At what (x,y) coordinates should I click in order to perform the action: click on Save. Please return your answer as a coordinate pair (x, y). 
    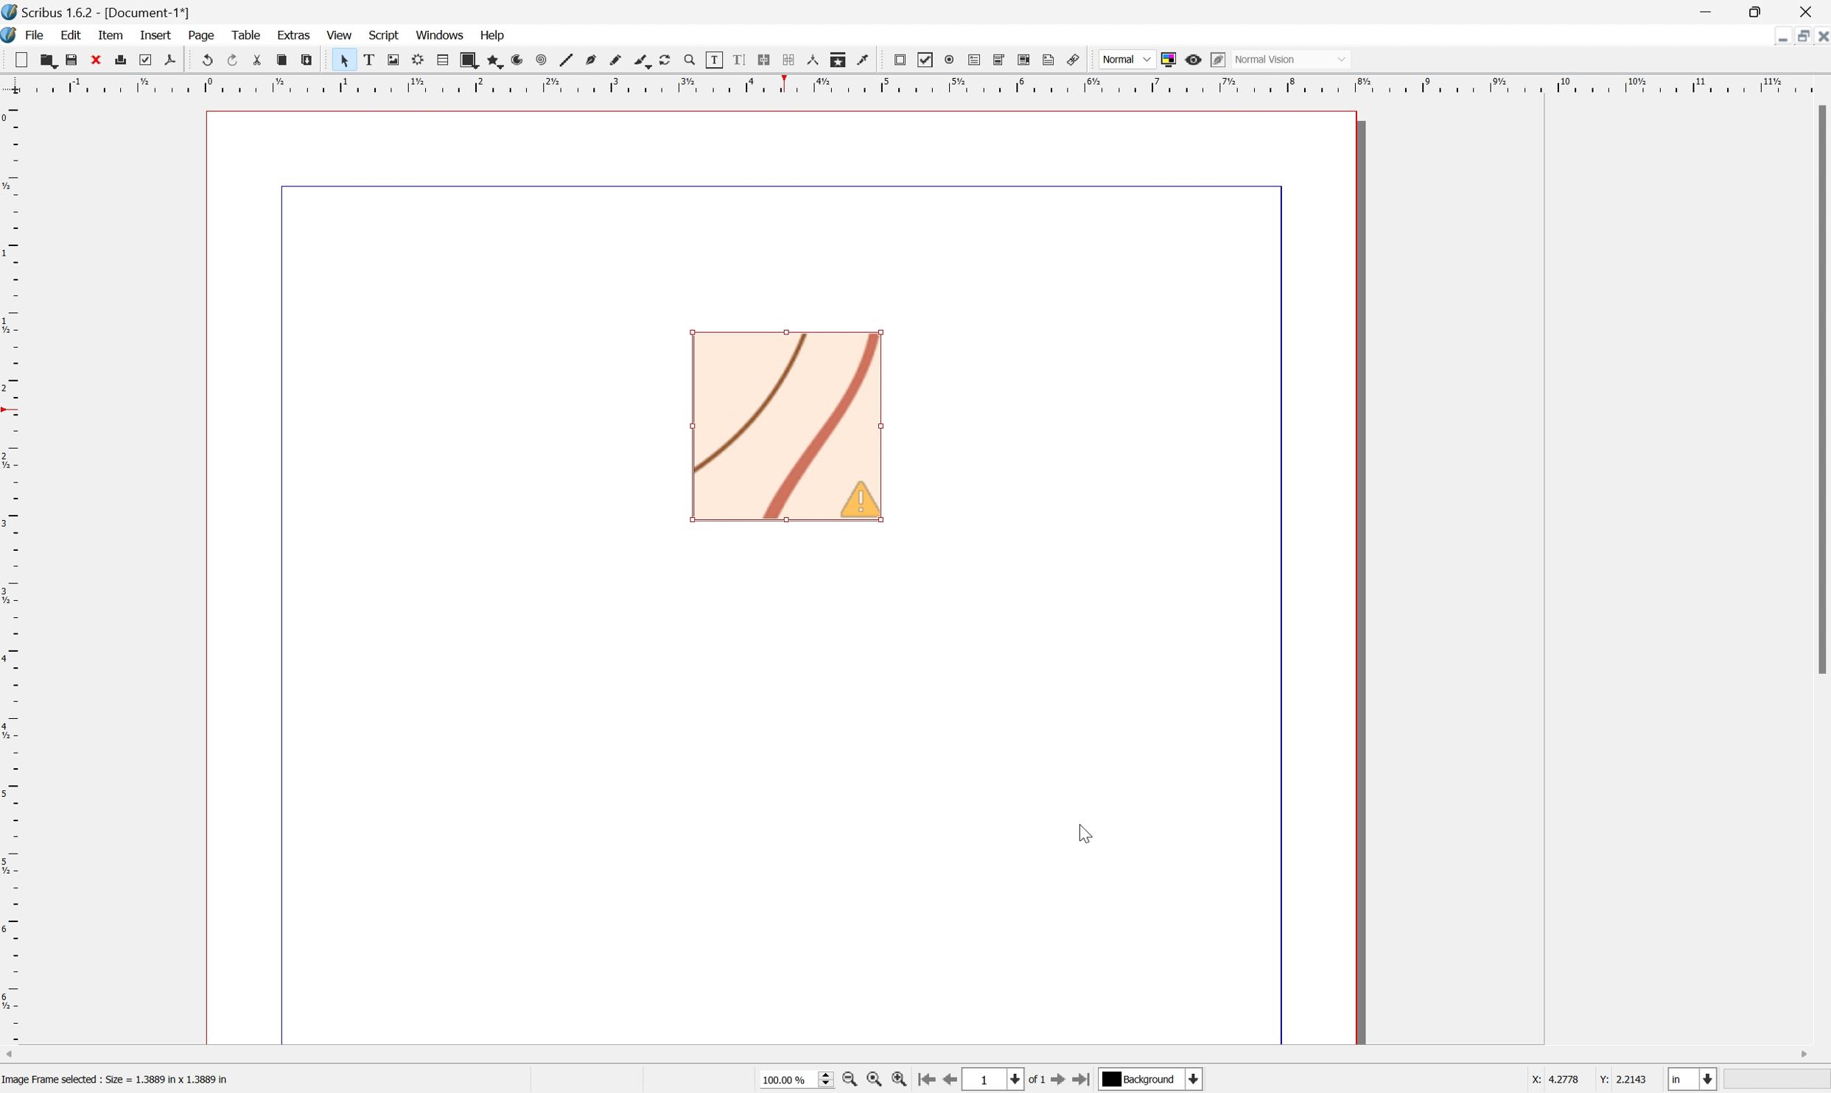
    Looking at the image, I should click on (73, 59).